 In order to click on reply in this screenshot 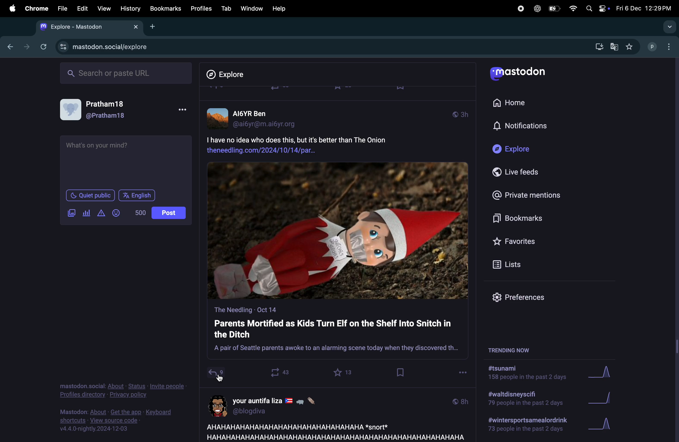, I will do `click(216, 374)`.